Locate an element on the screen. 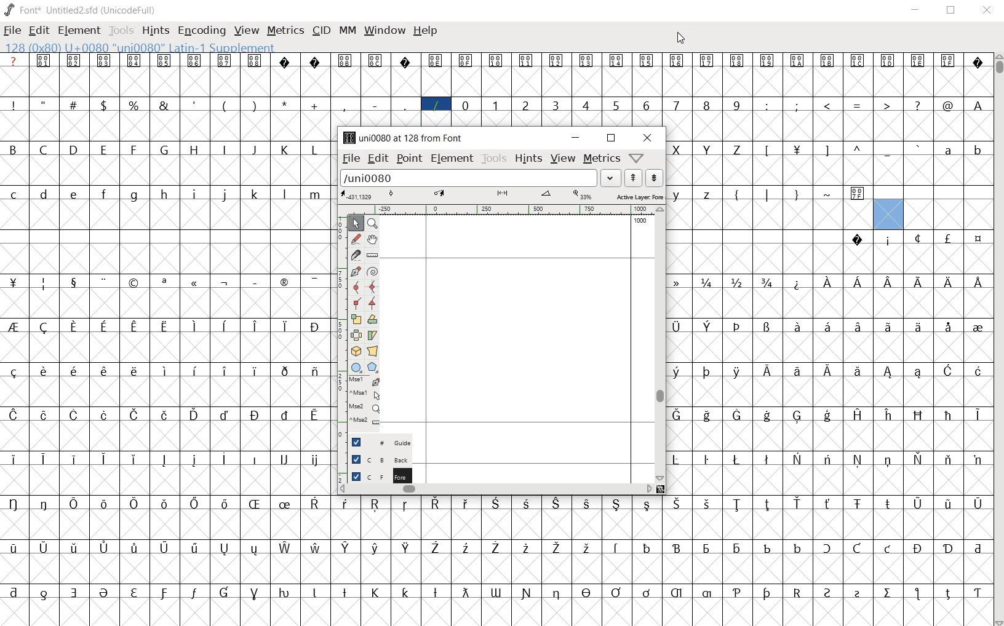 This screenshot has width=1004, height=626. glyph is located at coordinates (858, 106).